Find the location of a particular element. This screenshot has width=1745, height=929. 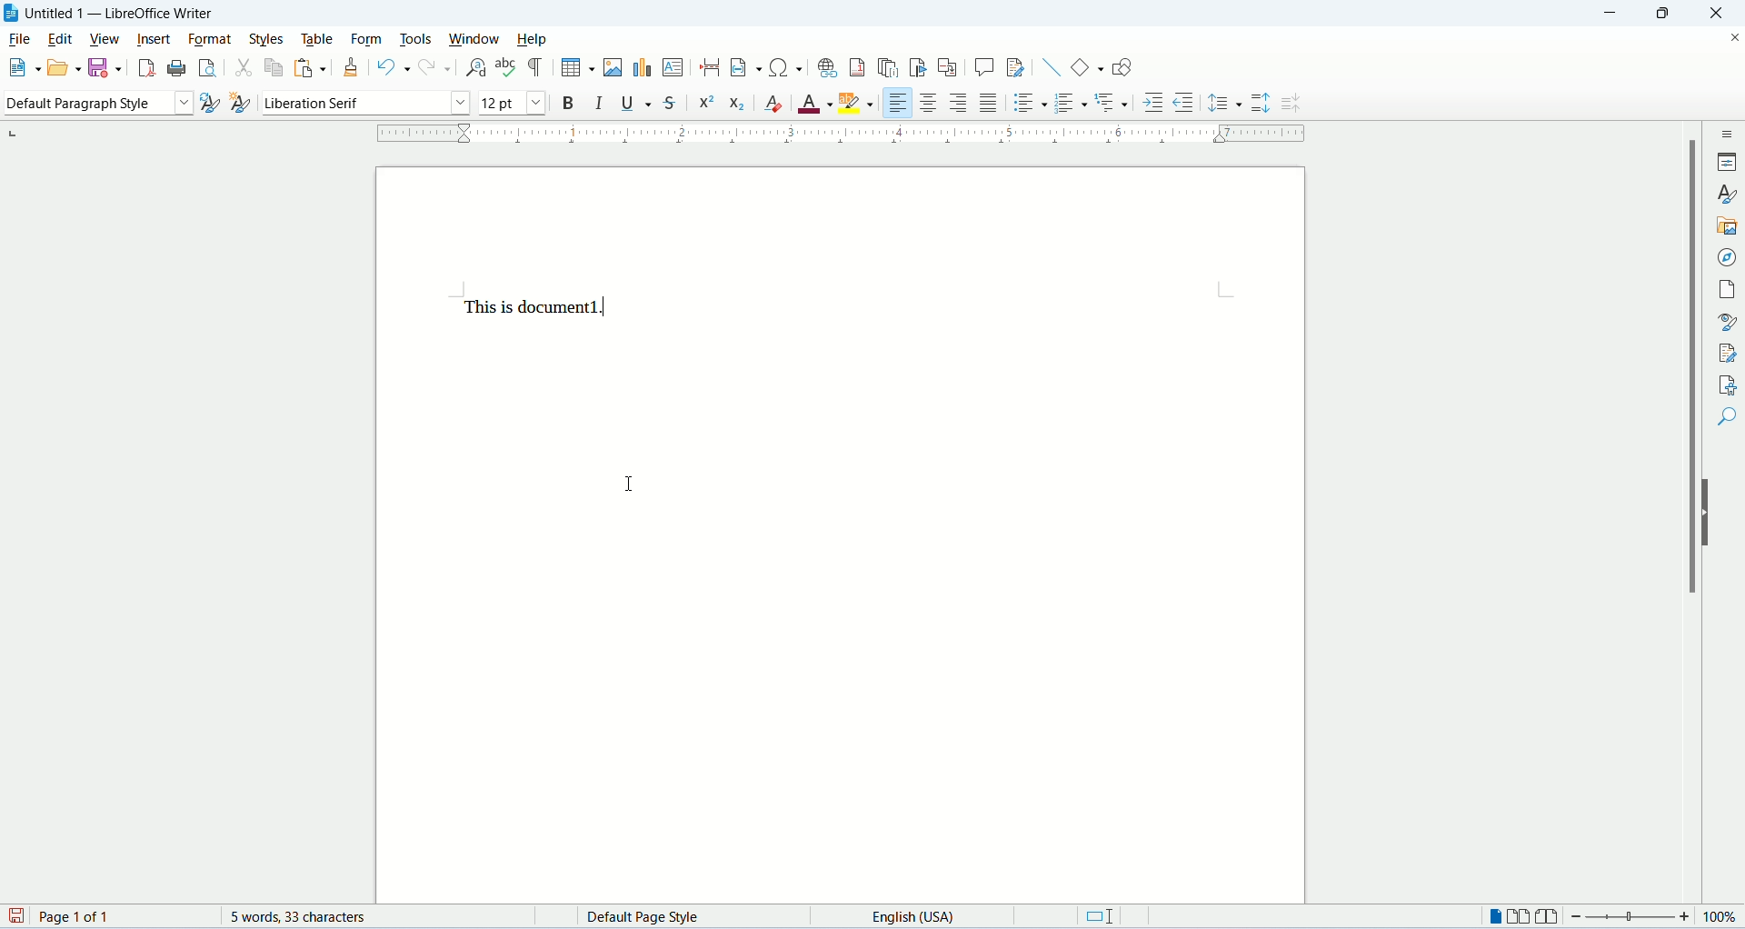

ordered list is located at coordinates (1072, 105).